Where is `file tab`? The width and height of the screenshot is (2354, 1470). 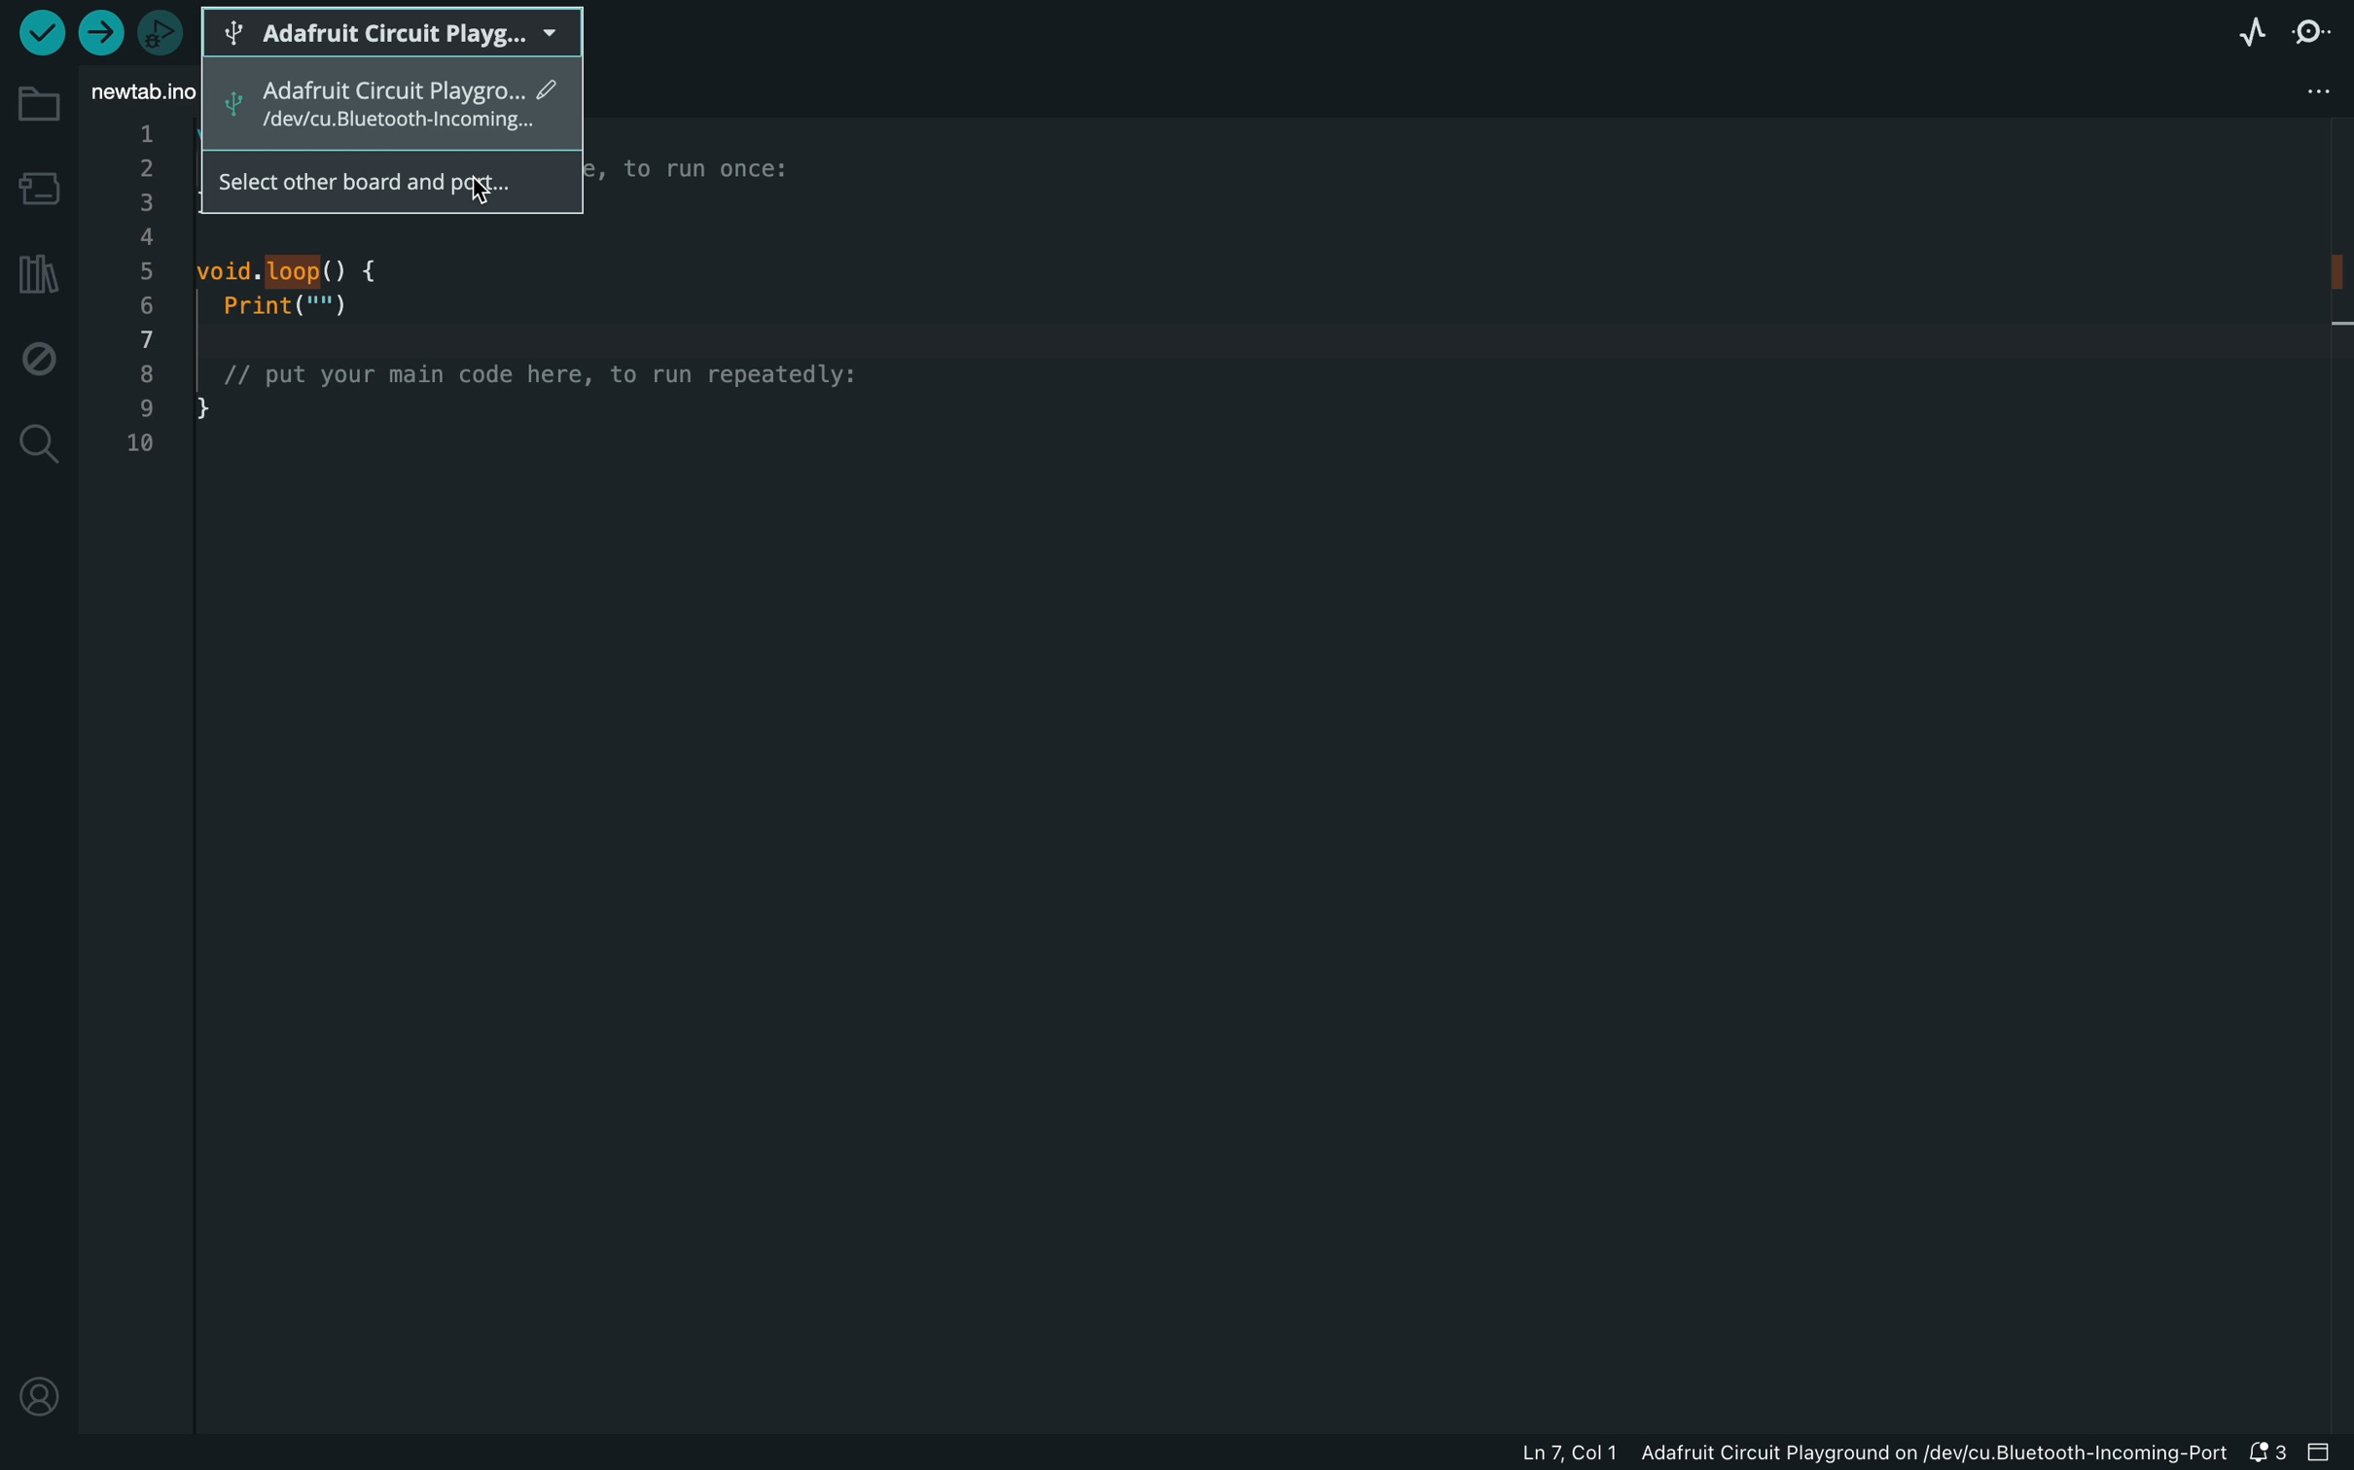
file tab is located at coordinates (137, 93).